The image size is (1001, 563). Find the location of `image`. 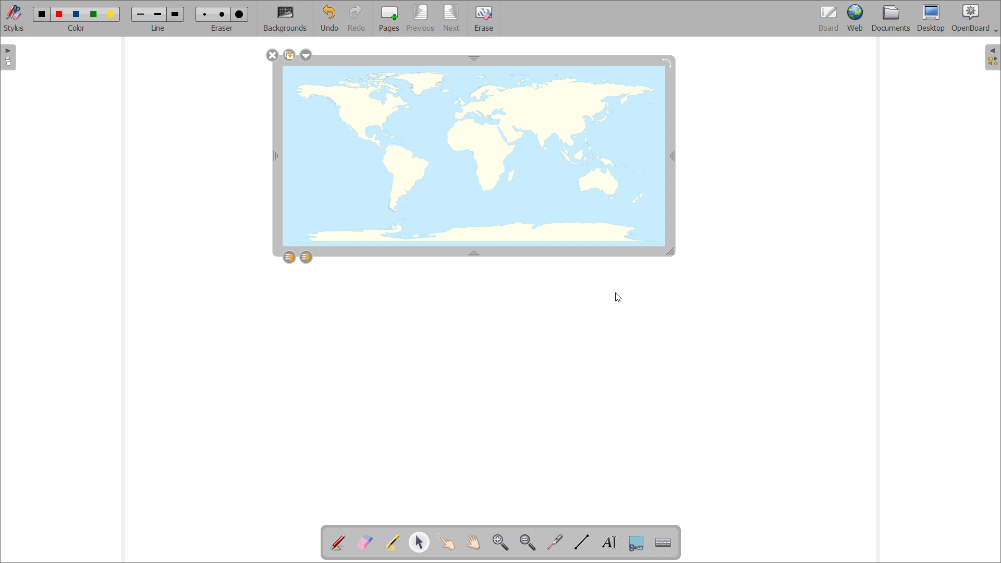

image is located at coordinates (474, 157).